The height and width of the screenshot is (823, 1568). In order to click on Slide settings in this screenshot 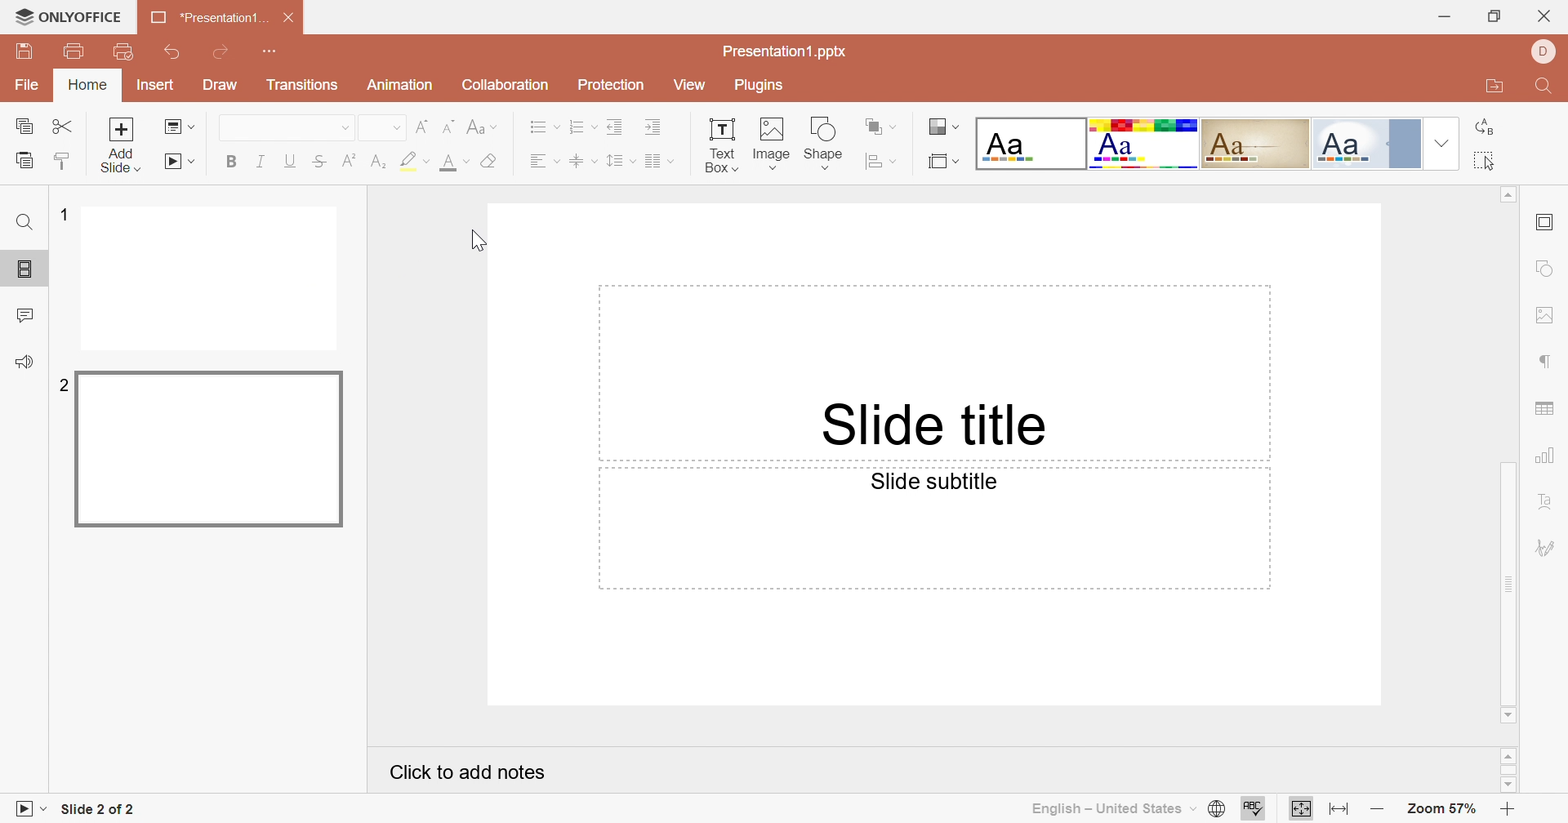, I will do `click(1544, 222)`.